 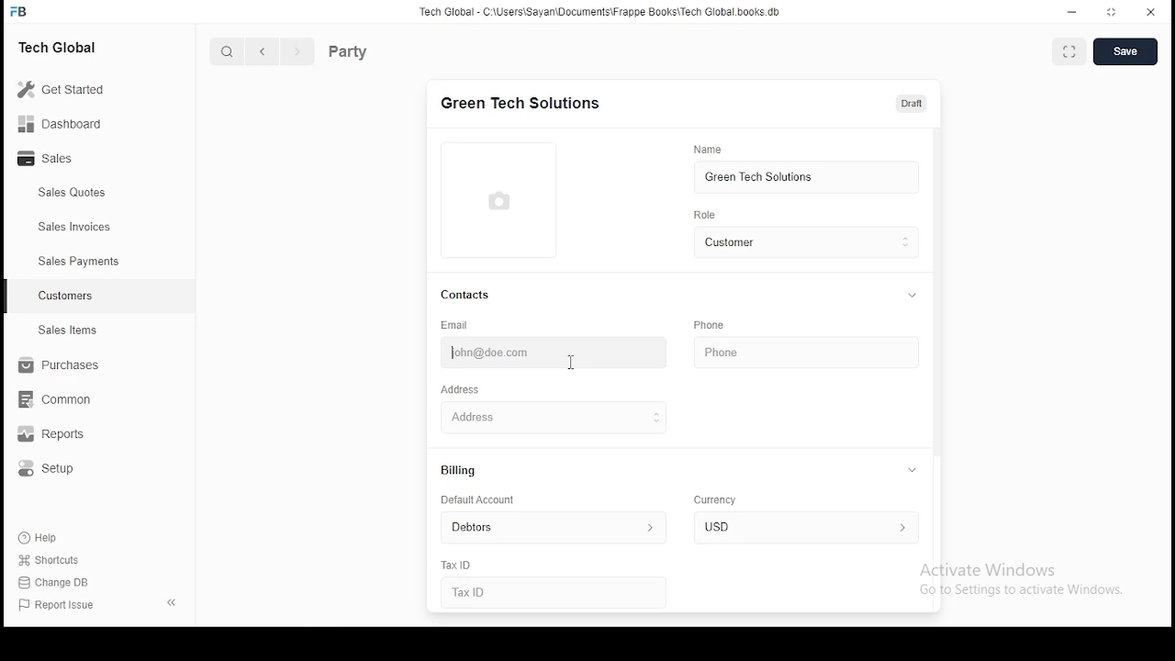 What do you see at coordinates (73, 227) in the screenshot?
I see `sales invoices` at bounding box center [73, 227].